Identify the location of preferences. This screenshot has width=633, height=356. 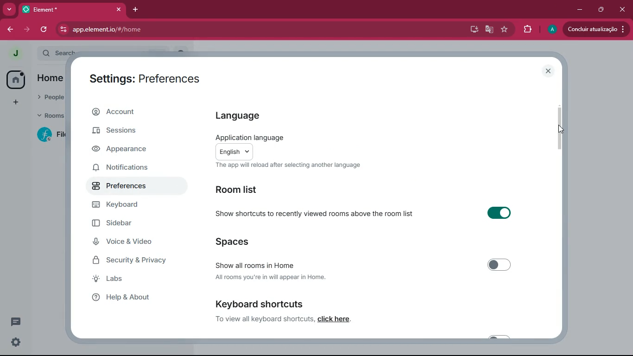
(128, 188).